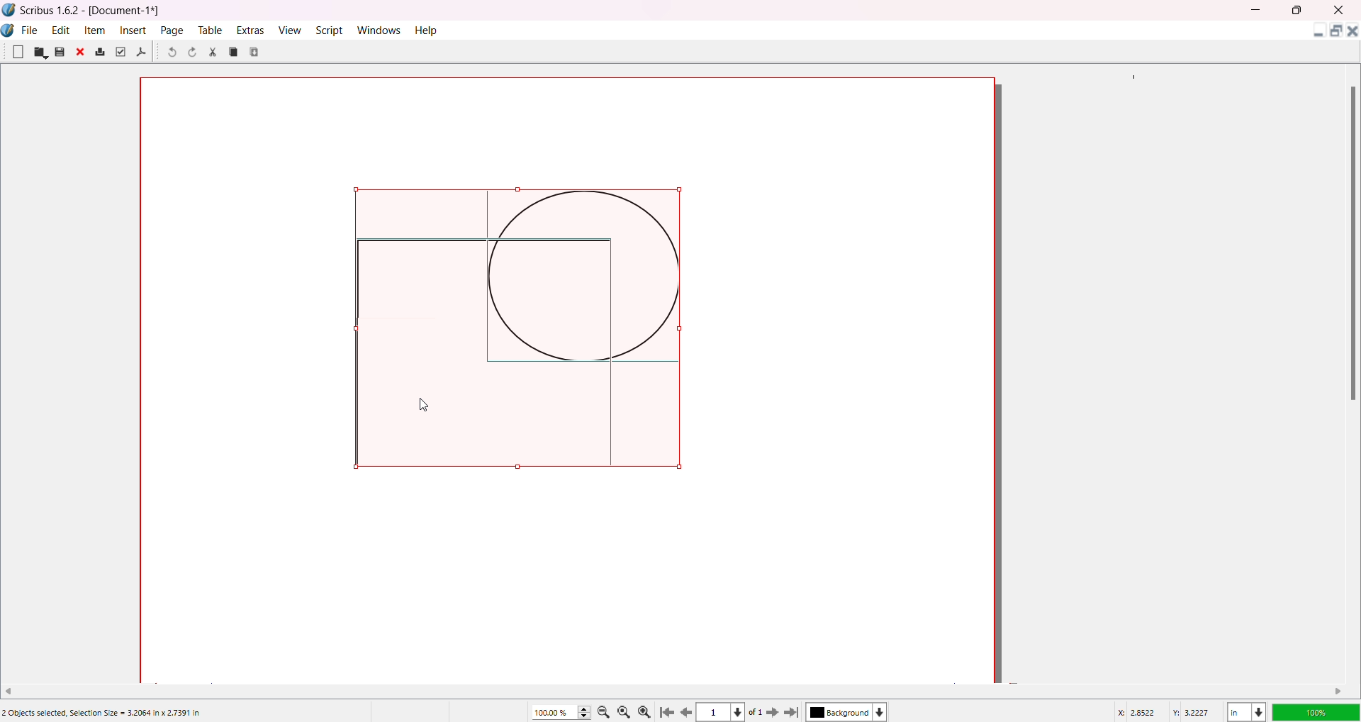 Image resolution: width=1361 pixels, height=722 pixels. Describe the element at coordinates (142, 52) in the screenshot. I see `Save as PDF` at that location.